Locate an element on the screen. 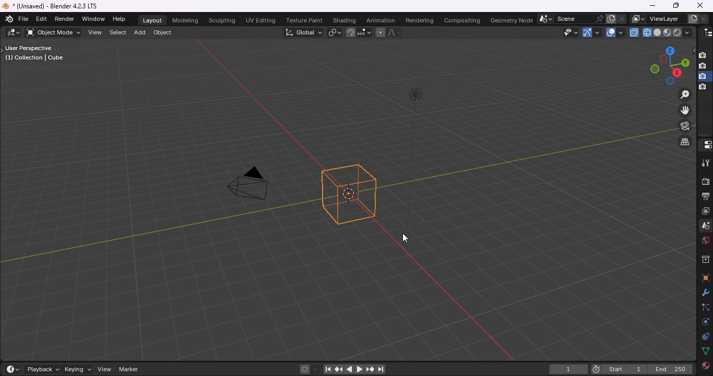  cursor is located at coordinates (407, 238).